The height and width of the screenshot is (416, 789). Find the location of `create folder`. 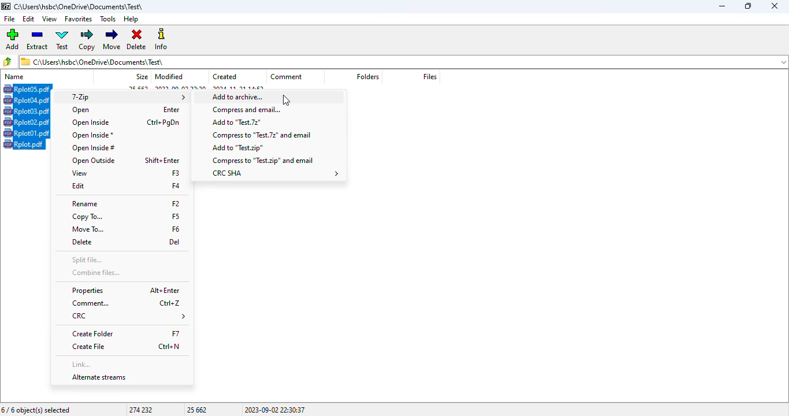

create folder is located at coordinates (127, 334).